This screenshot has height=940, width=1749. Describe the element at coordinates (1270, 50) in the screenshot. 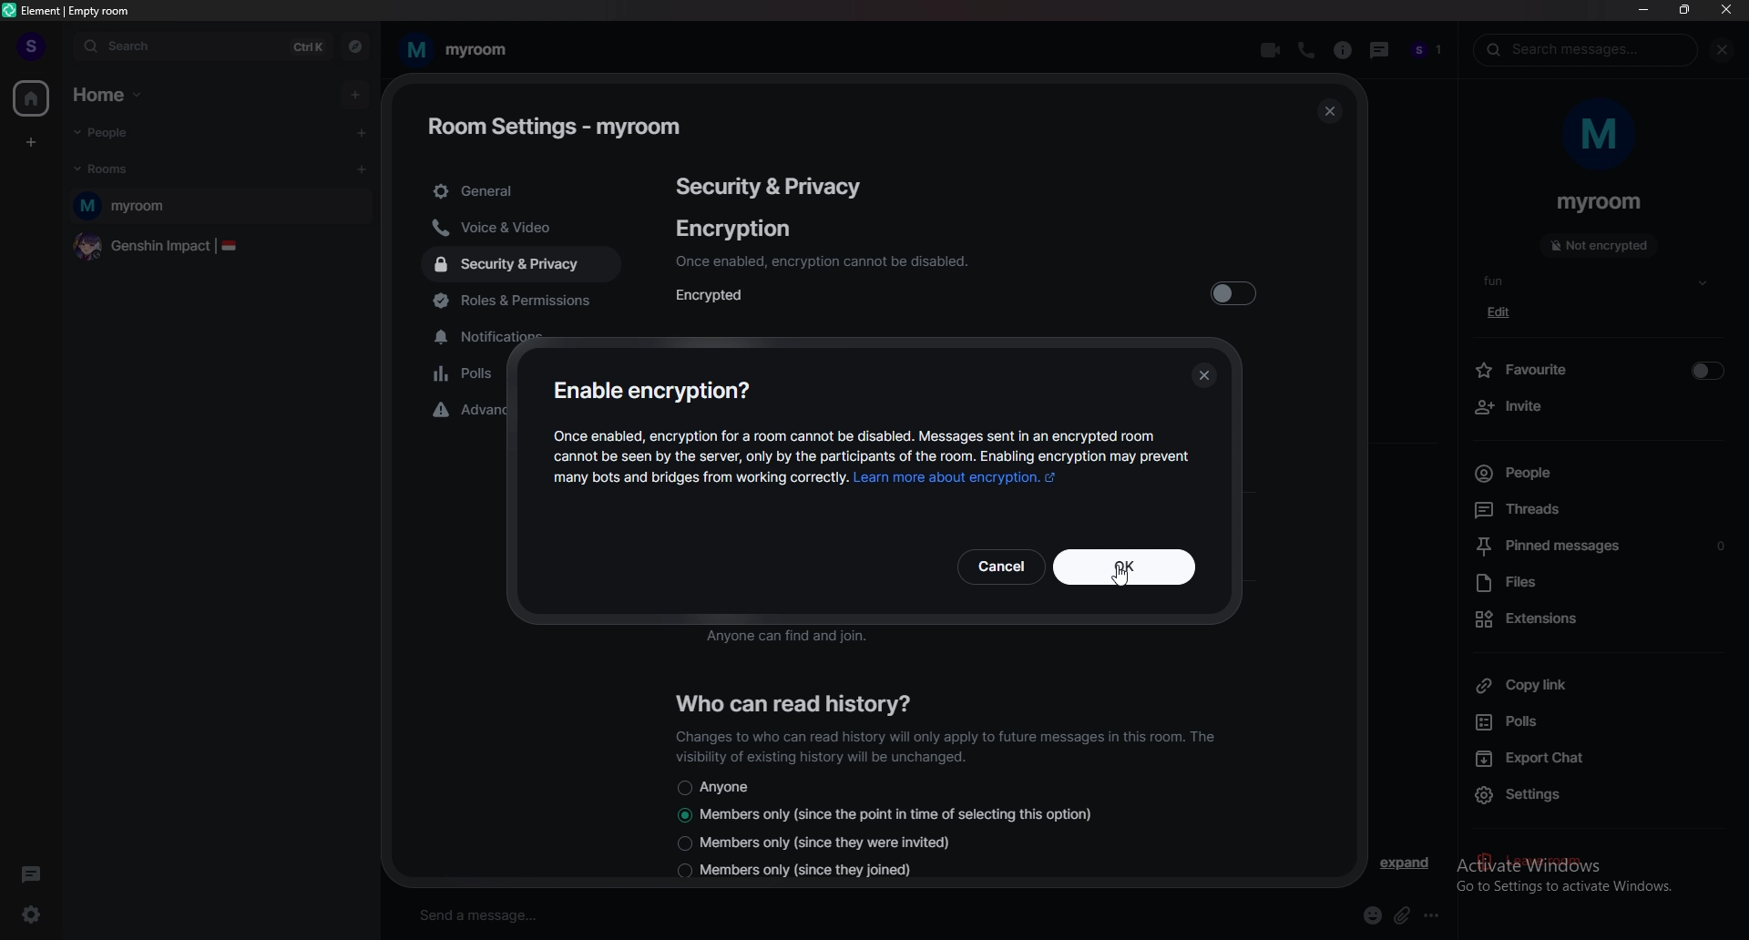

I see `video call` at that location.